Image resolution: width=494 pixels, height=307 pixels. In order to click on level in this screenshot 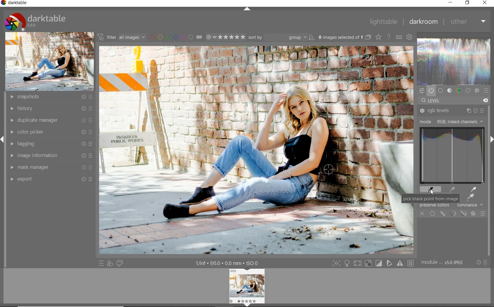, I will do `click(434, 100)`.